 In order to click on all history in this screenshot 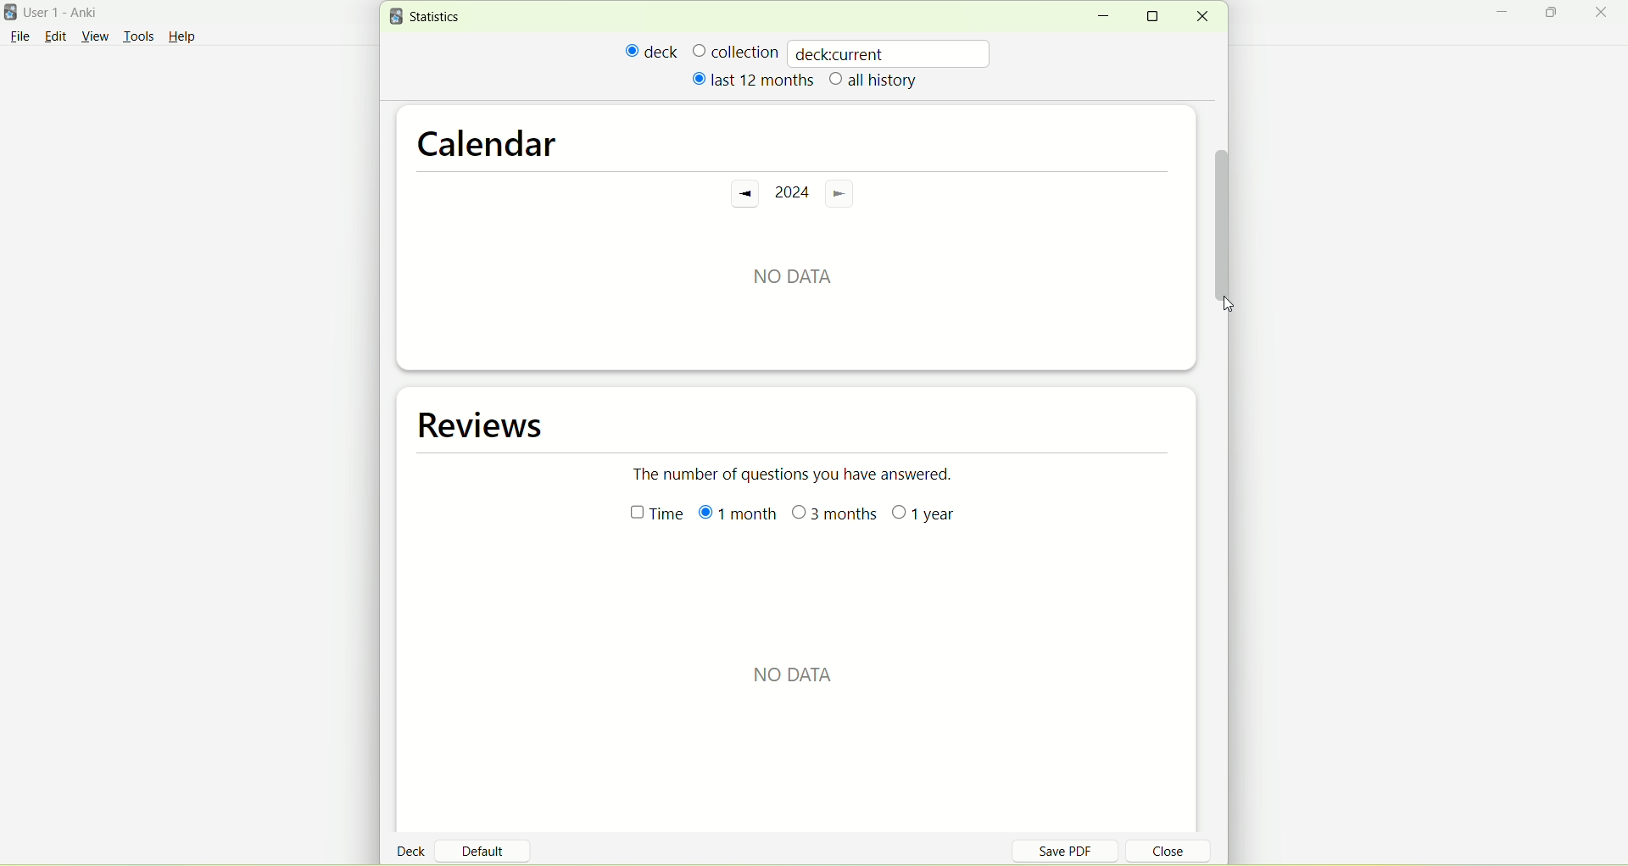, I will do `click(874, 81)`.